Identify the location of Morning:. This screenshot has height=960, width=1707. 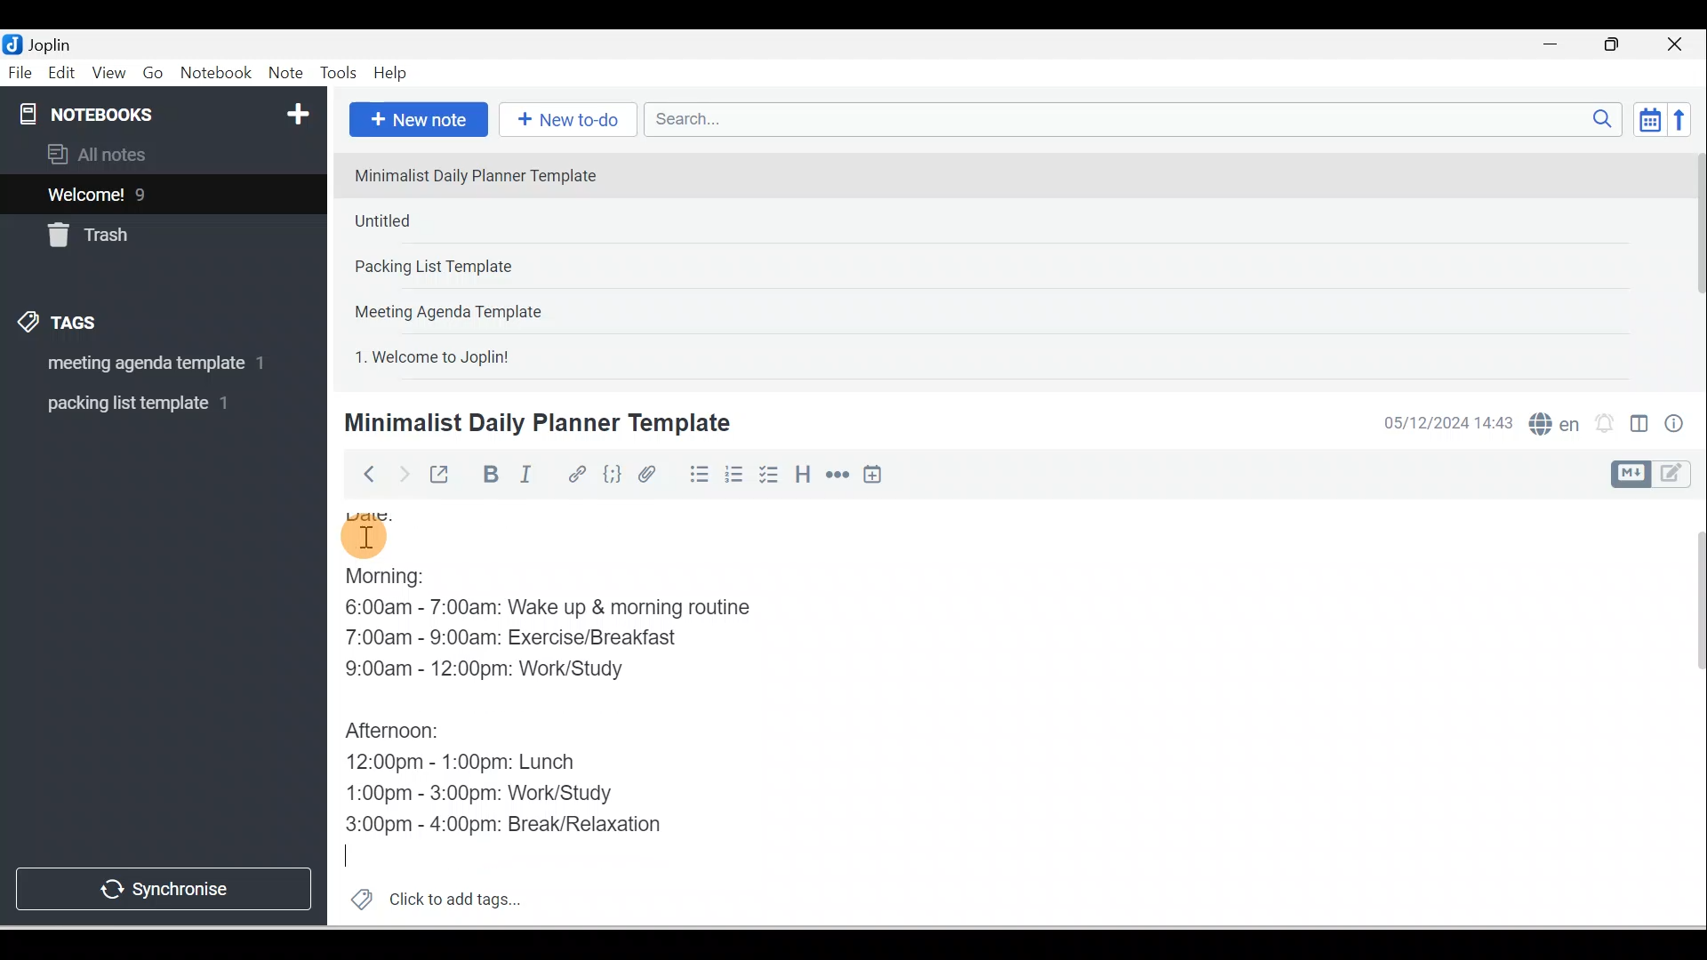
(405, 579).